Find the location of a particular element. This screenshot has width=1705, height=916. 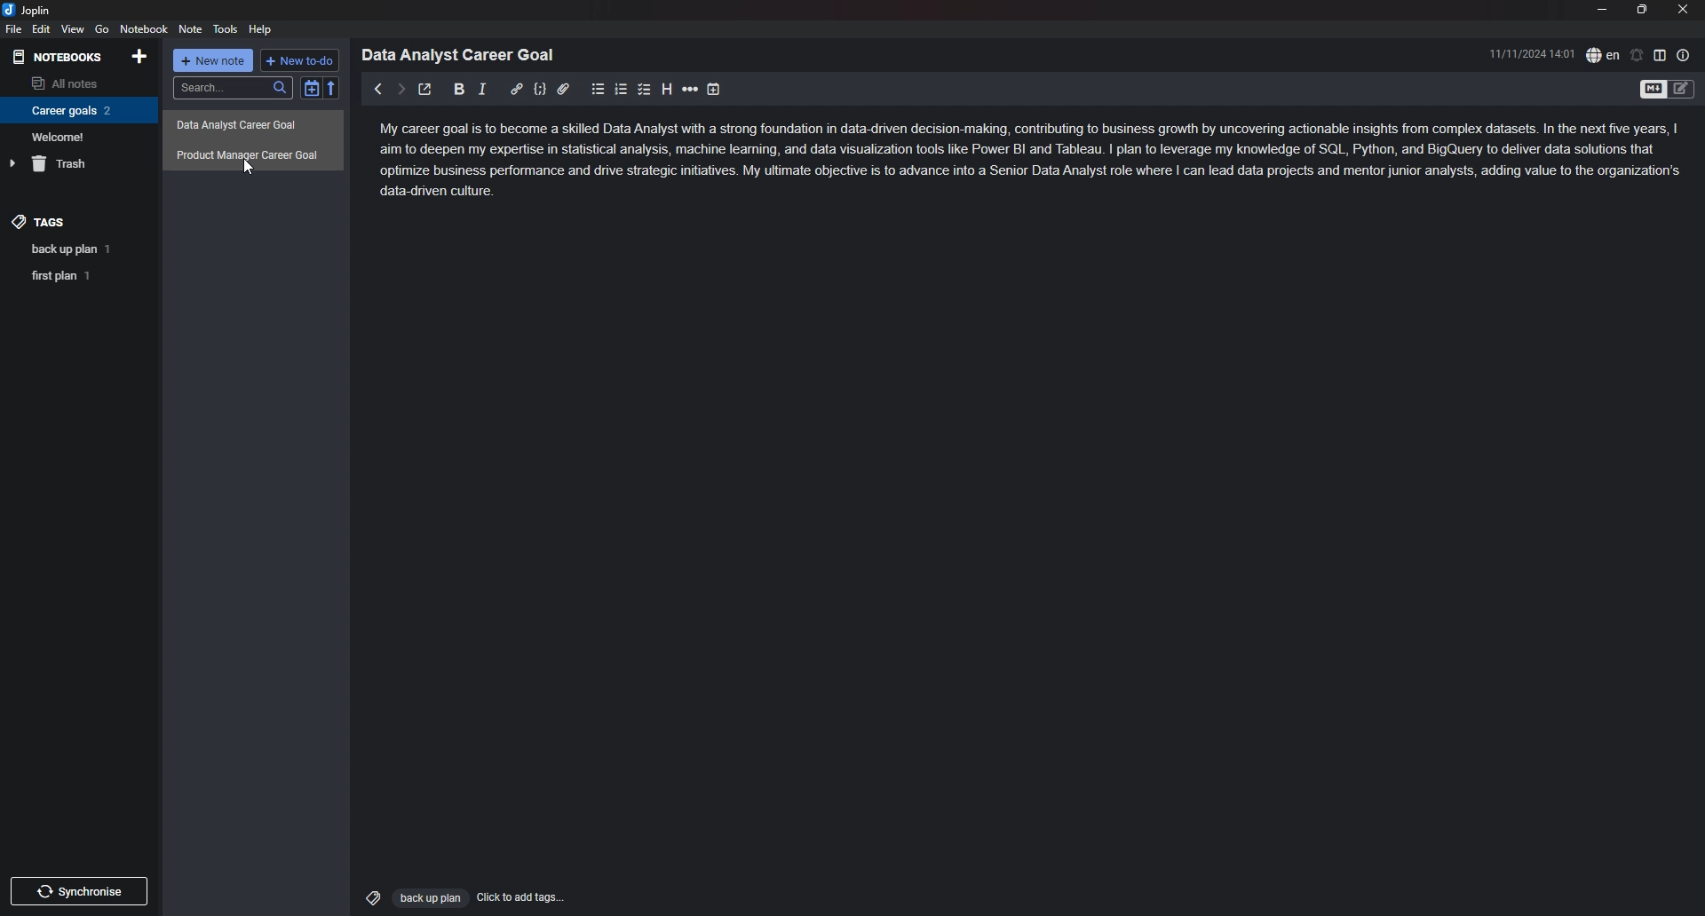

numbered list is located at coordinates (622, 91).